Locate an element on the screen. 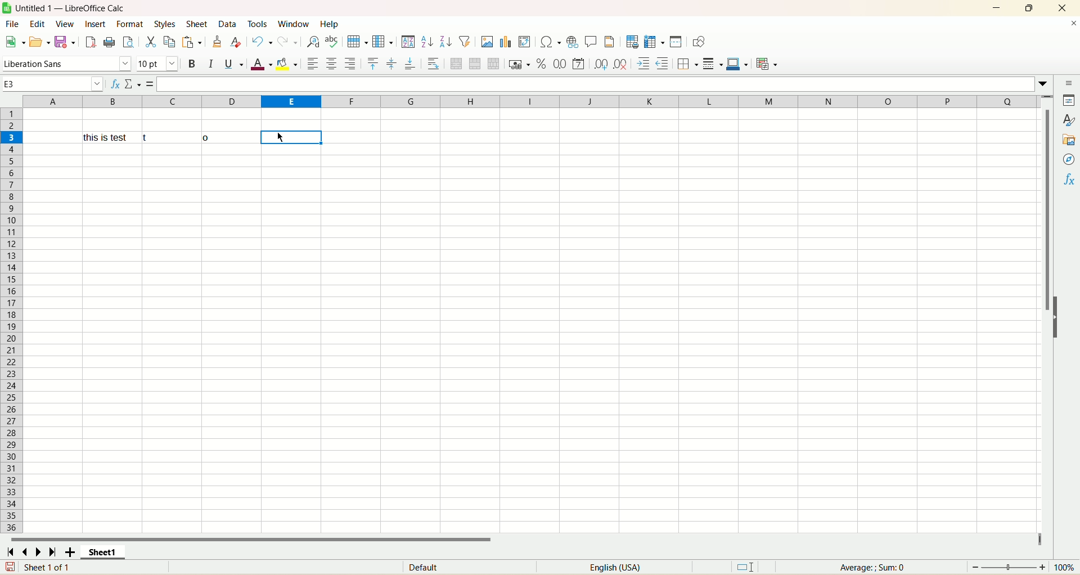  function is located at coordinates (1068, 183).